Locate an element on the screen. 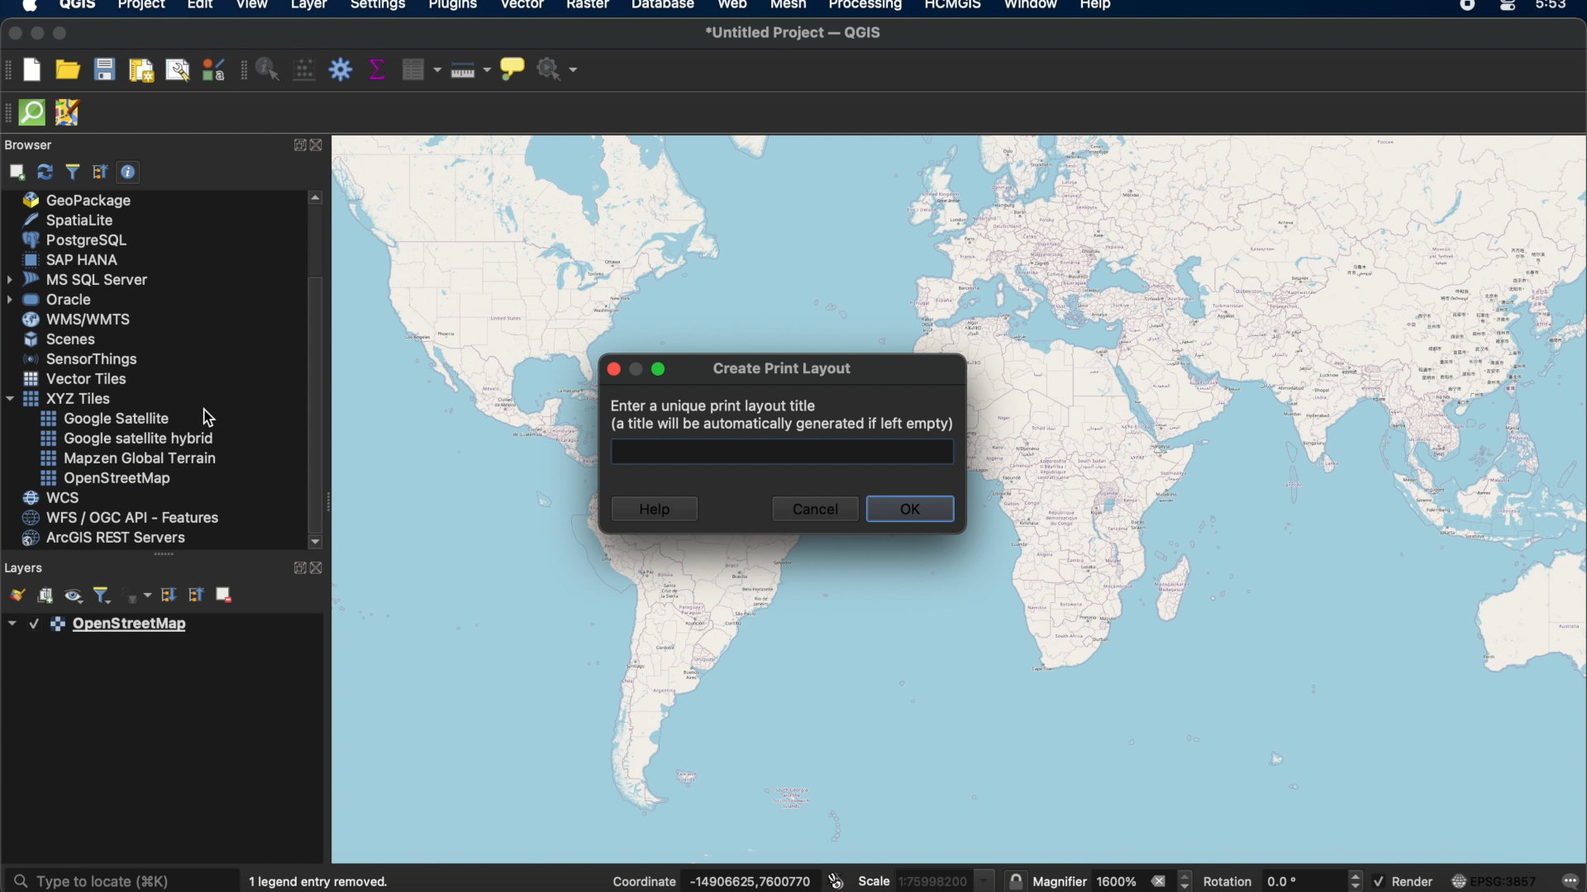 The image size is (1587, 892). poster sql is located at coordinates (75, 240).